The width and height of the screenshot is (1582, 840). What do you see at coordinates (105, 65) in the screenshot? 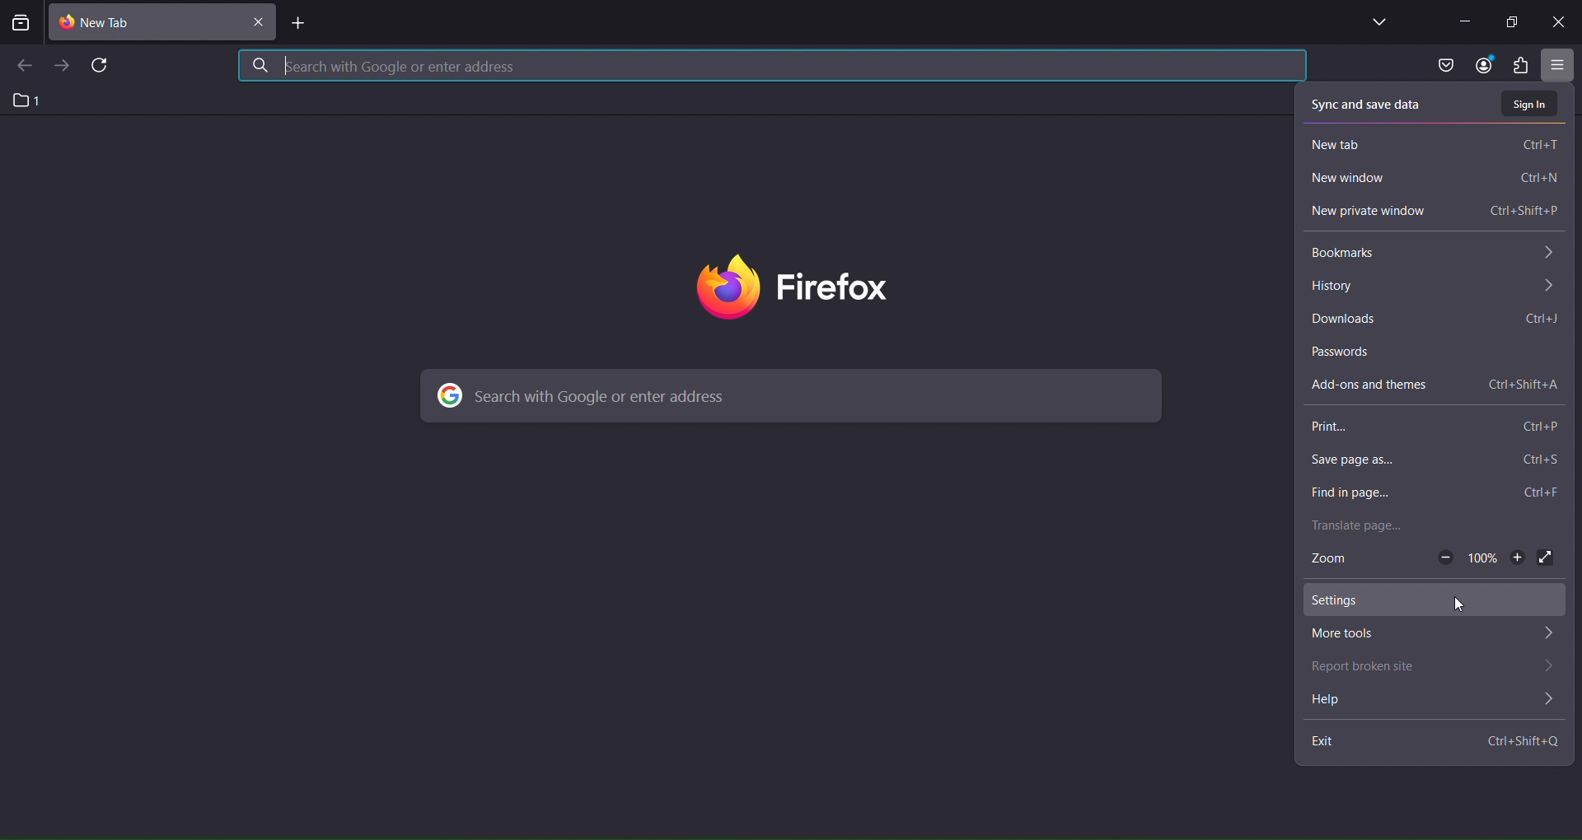
I see `reload current page` at bounding box center [105, 65].